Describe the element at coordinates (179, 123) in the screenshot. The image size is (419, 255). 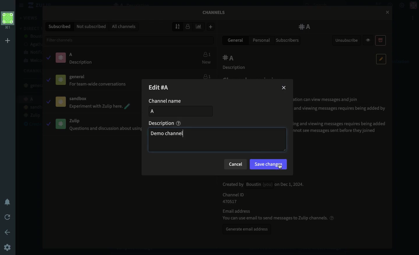
I see `help` at that location.